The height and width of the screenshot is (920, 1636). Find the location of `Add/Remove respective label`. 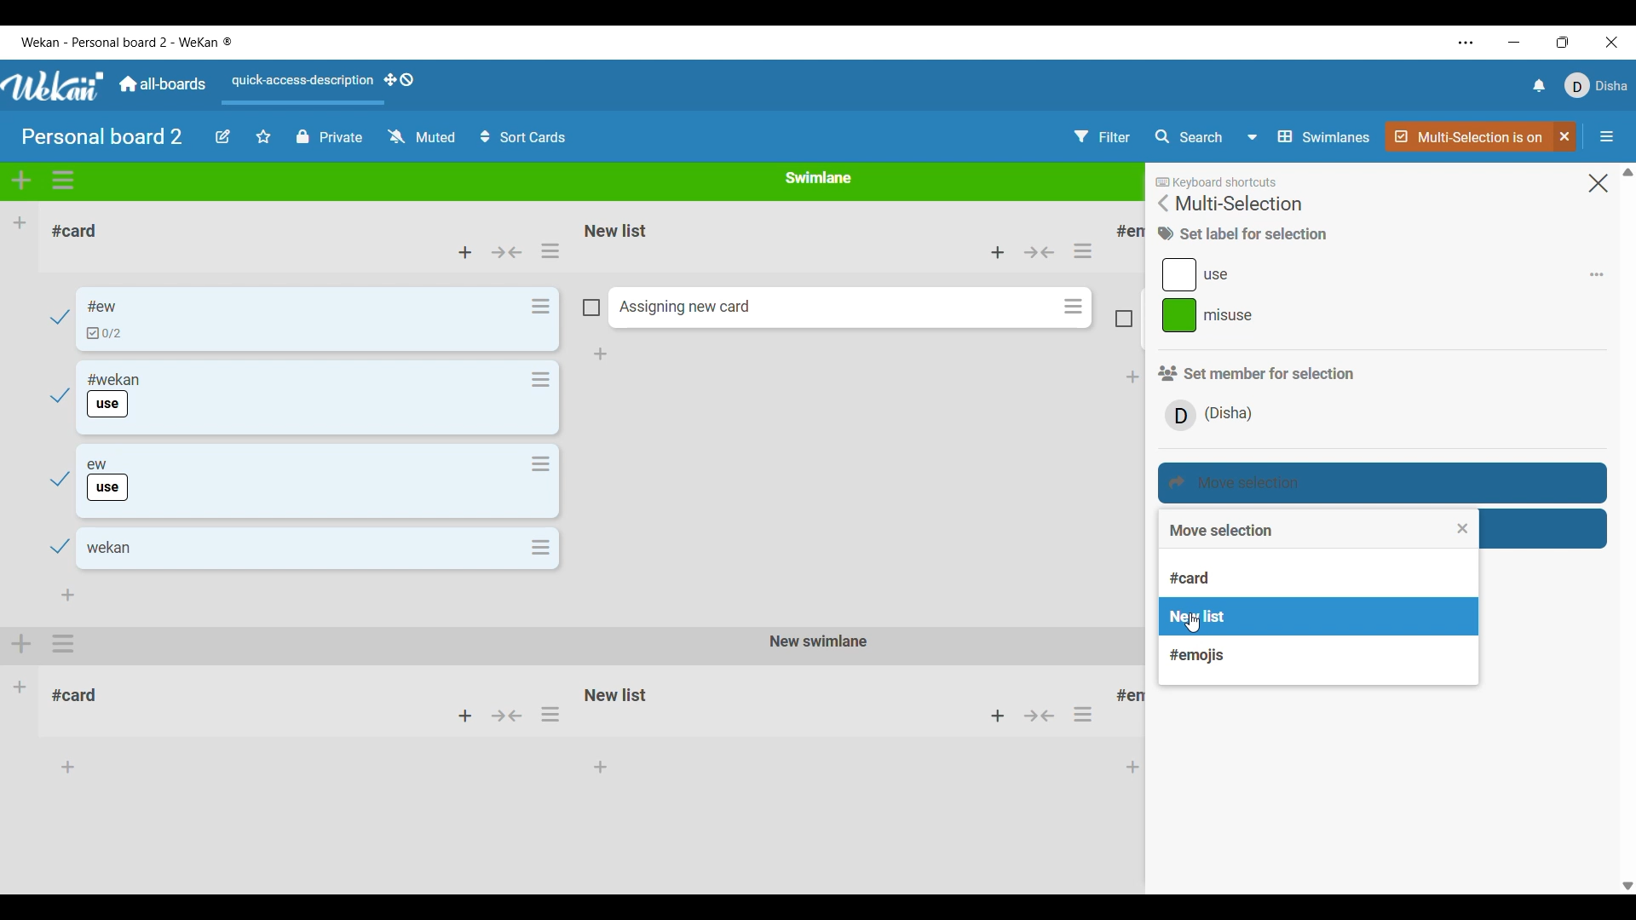

Add/Remove respective label is located at coordinates (1598, 274).